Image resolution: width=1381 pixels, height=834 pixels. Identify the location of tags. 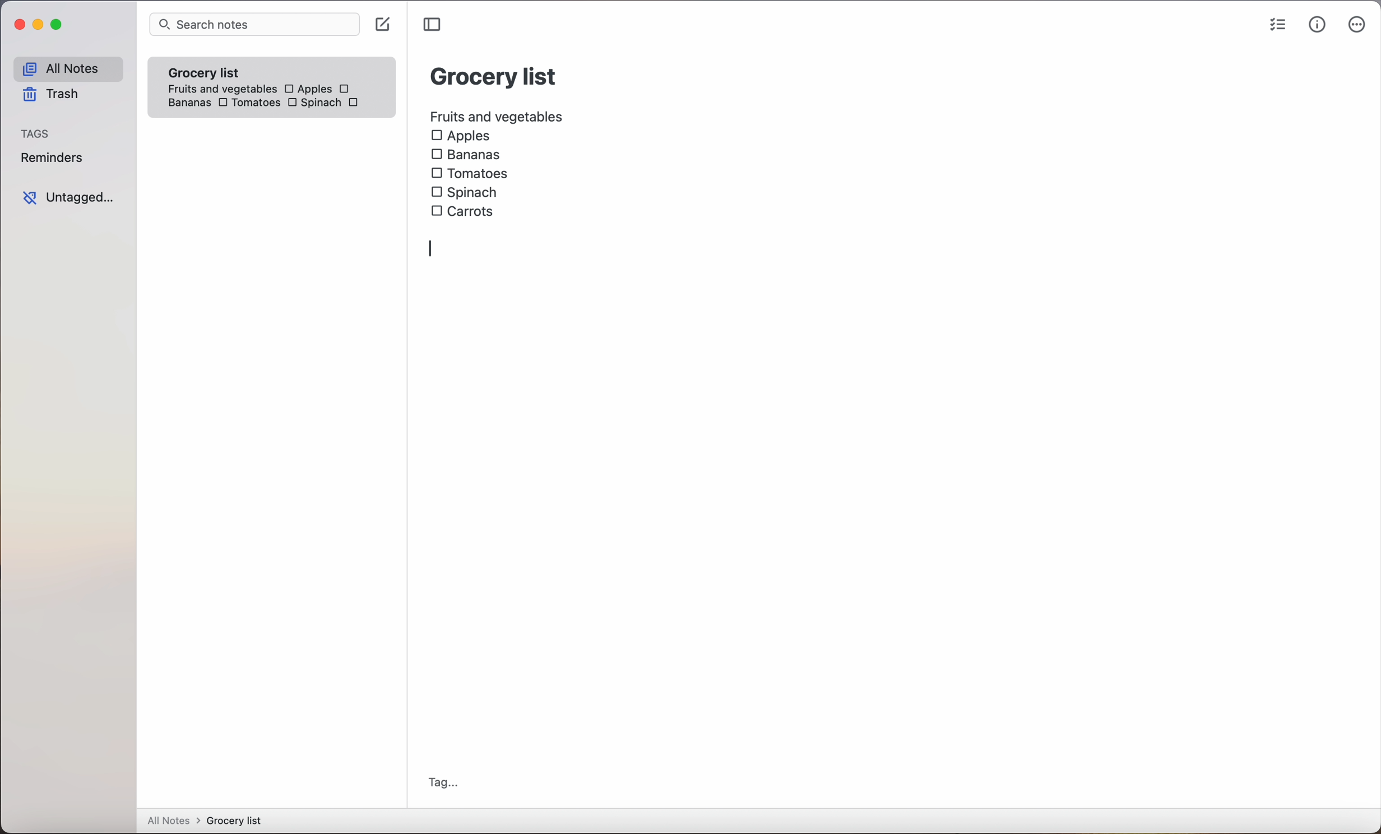
(36, 135).